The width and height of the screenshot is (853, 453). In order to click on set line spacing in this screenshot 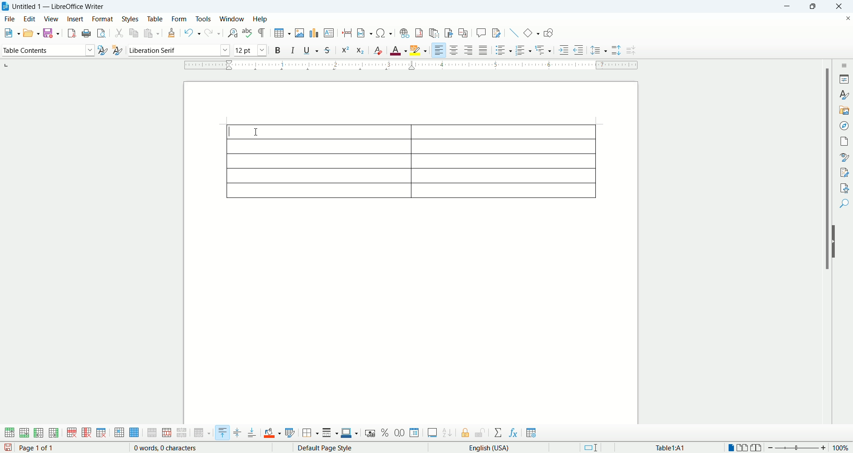, I will do `click(598, 51)`.